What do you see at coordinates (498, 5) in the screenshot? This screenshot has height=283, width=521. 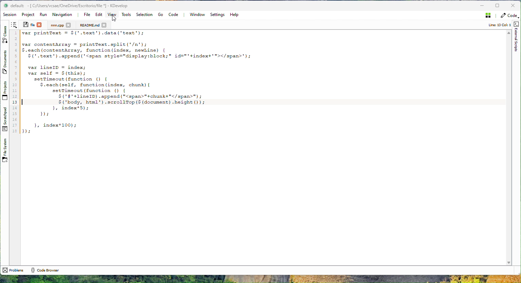 I see `Box` at bounding box center [498, 5].